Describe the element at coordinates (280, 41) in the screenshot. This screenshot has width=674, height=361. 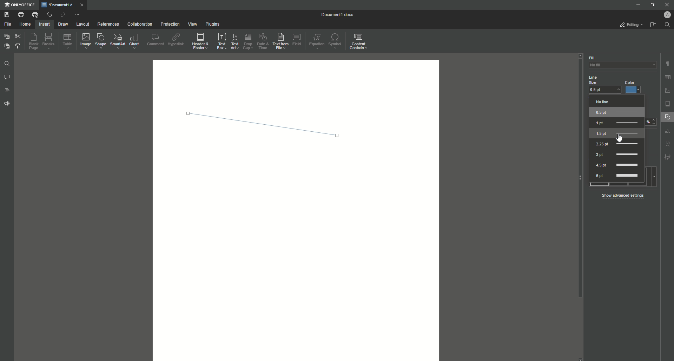
I see `Text From File` at that location.